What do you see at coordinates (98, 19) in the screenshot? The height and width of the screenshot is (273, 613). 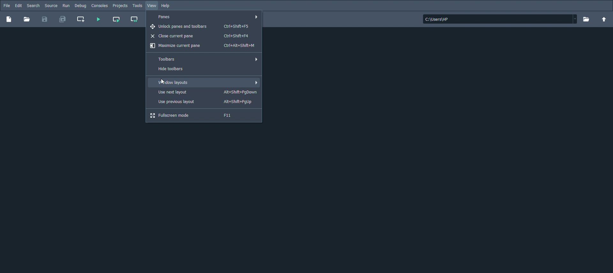 I see `Run file` at bounding box center [98, 19].